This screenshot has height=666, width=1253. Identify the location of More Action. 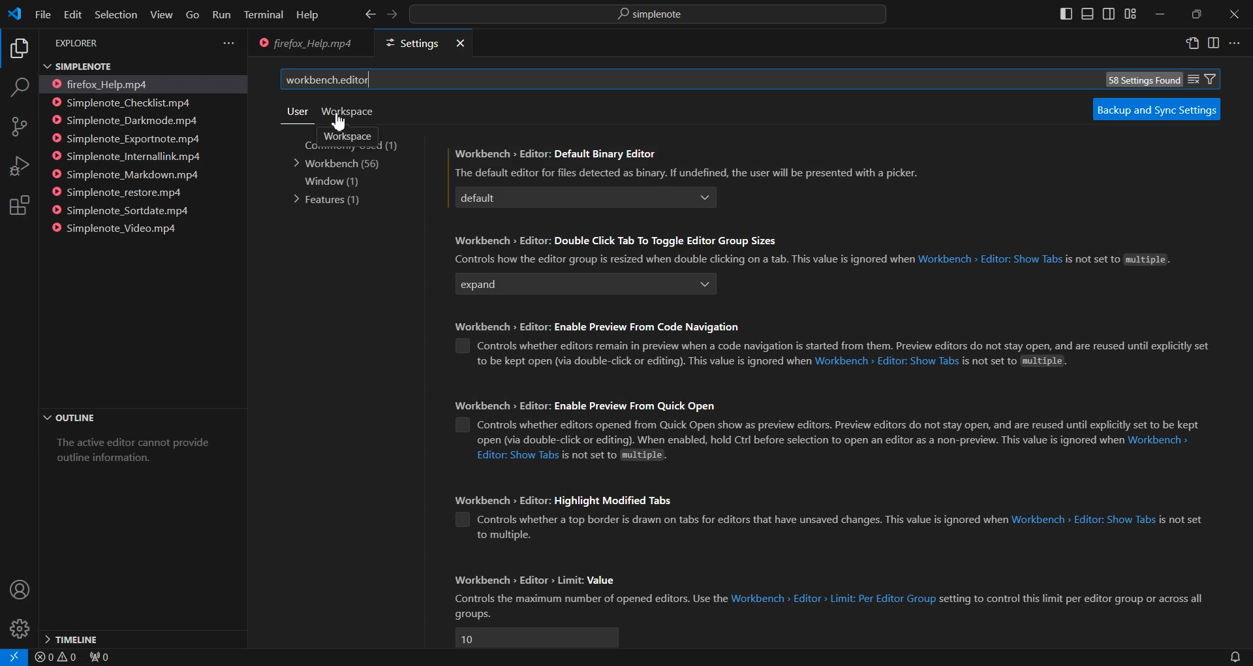
(1234, 43).